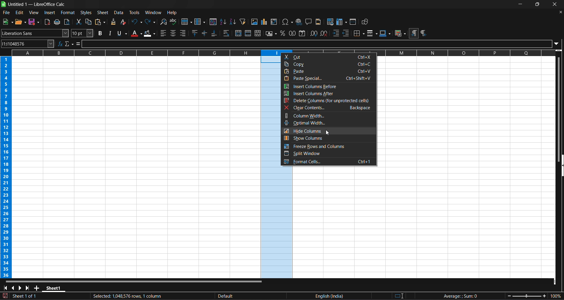 This screenshot has height=300, width=564. I want to click on export directly as pdf, so click(47, 22).